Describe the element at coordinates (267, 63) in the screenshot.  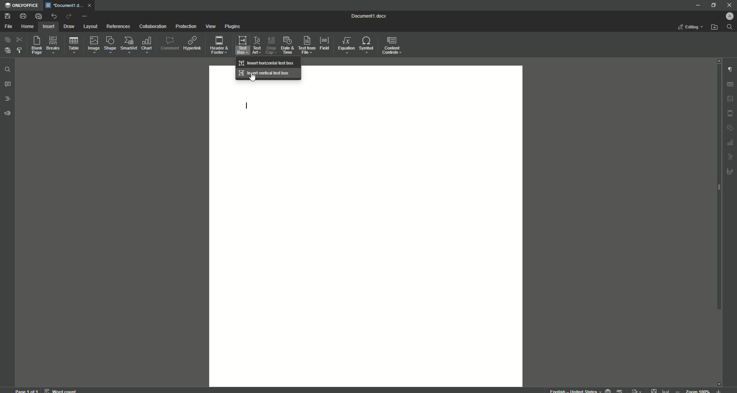
I see `Insert Horizontal Text Box` at that location.